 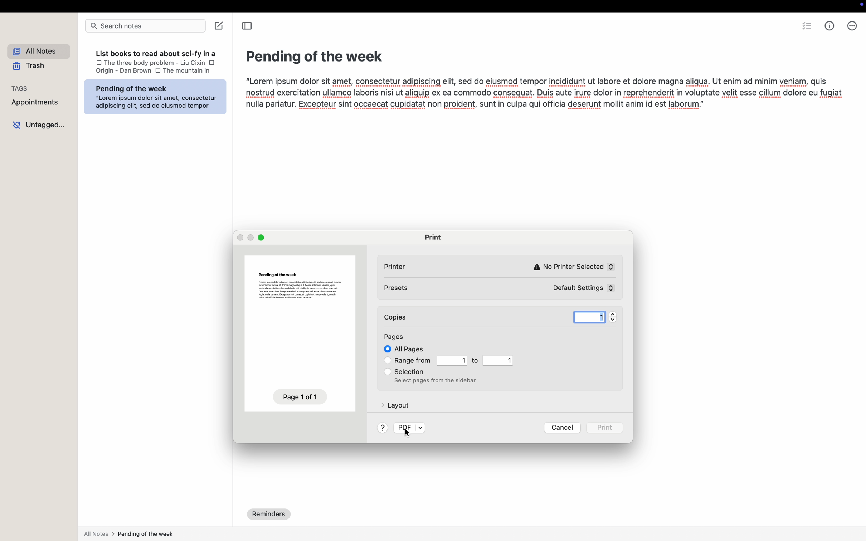 What do you see at coordinates (829, 27) in the screenshot?
I see `metrics` at bounding box center [829, 27].